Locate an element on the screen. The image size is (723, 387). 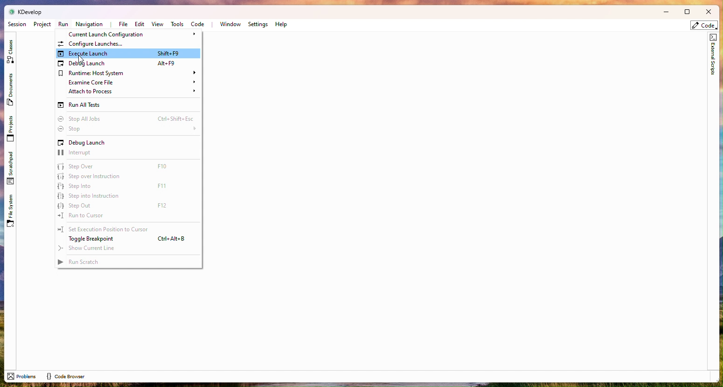
Window is located at coordinates (230, 24).